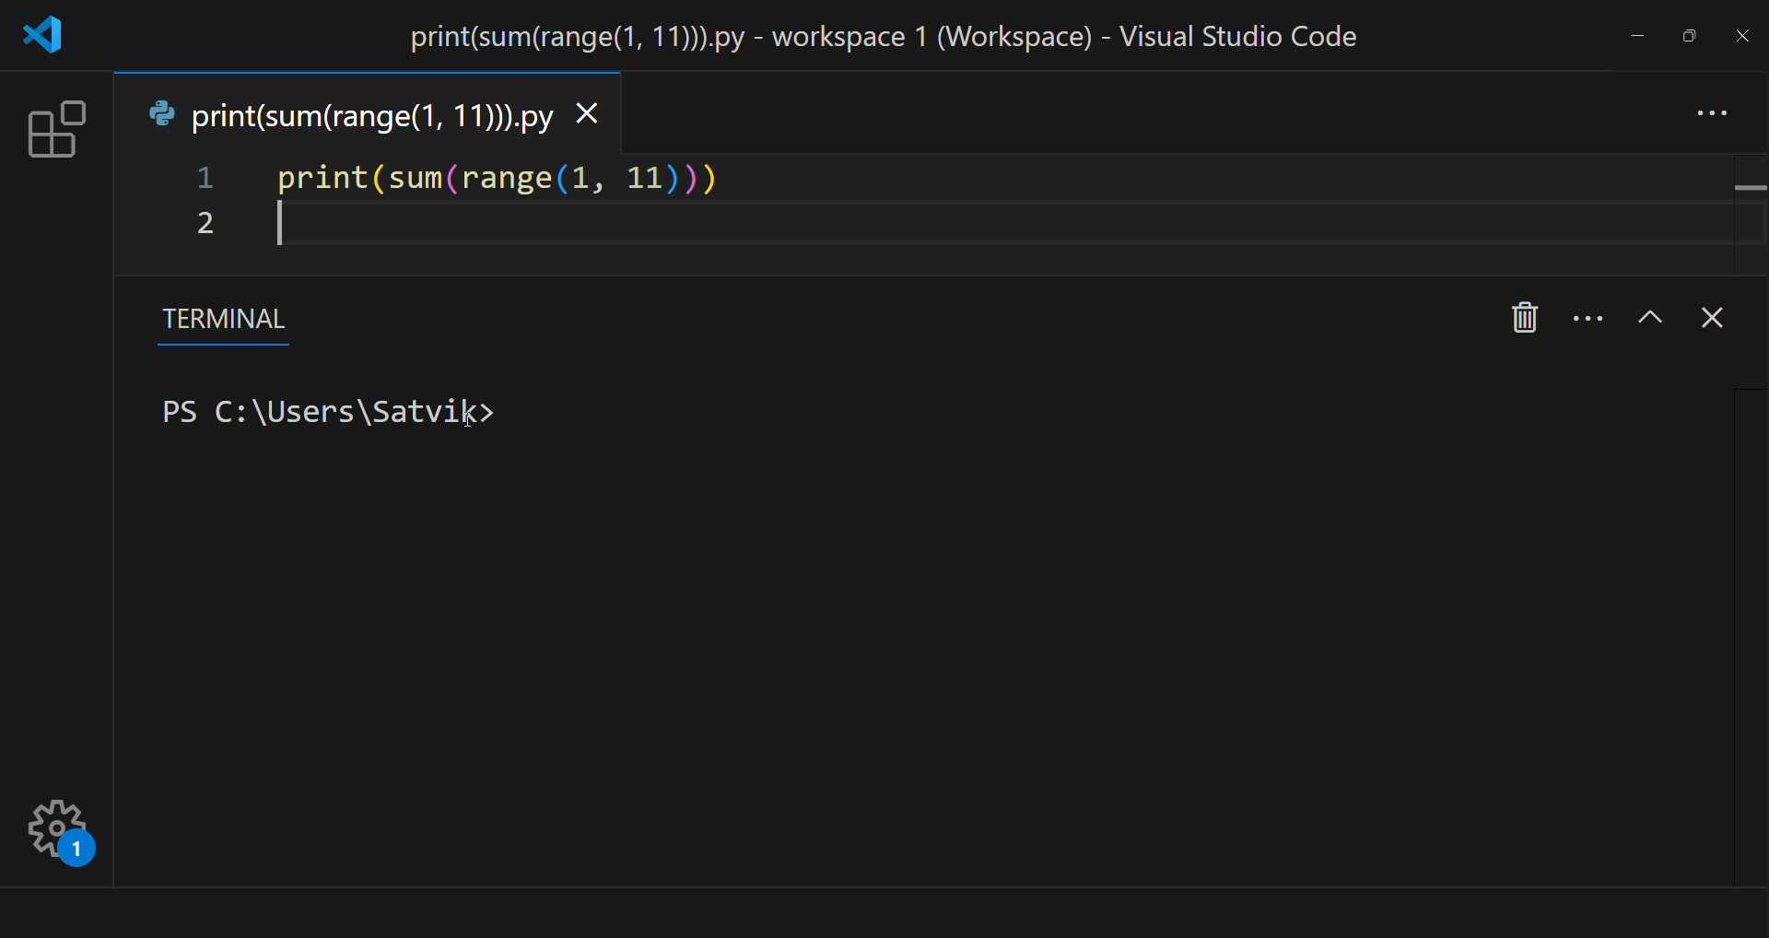 The height and width of the screenshot is (938, 1769). What do you see at coordinates (216, 325) in the screenshot?
I see `terminal` at bounding box center [216, 325].